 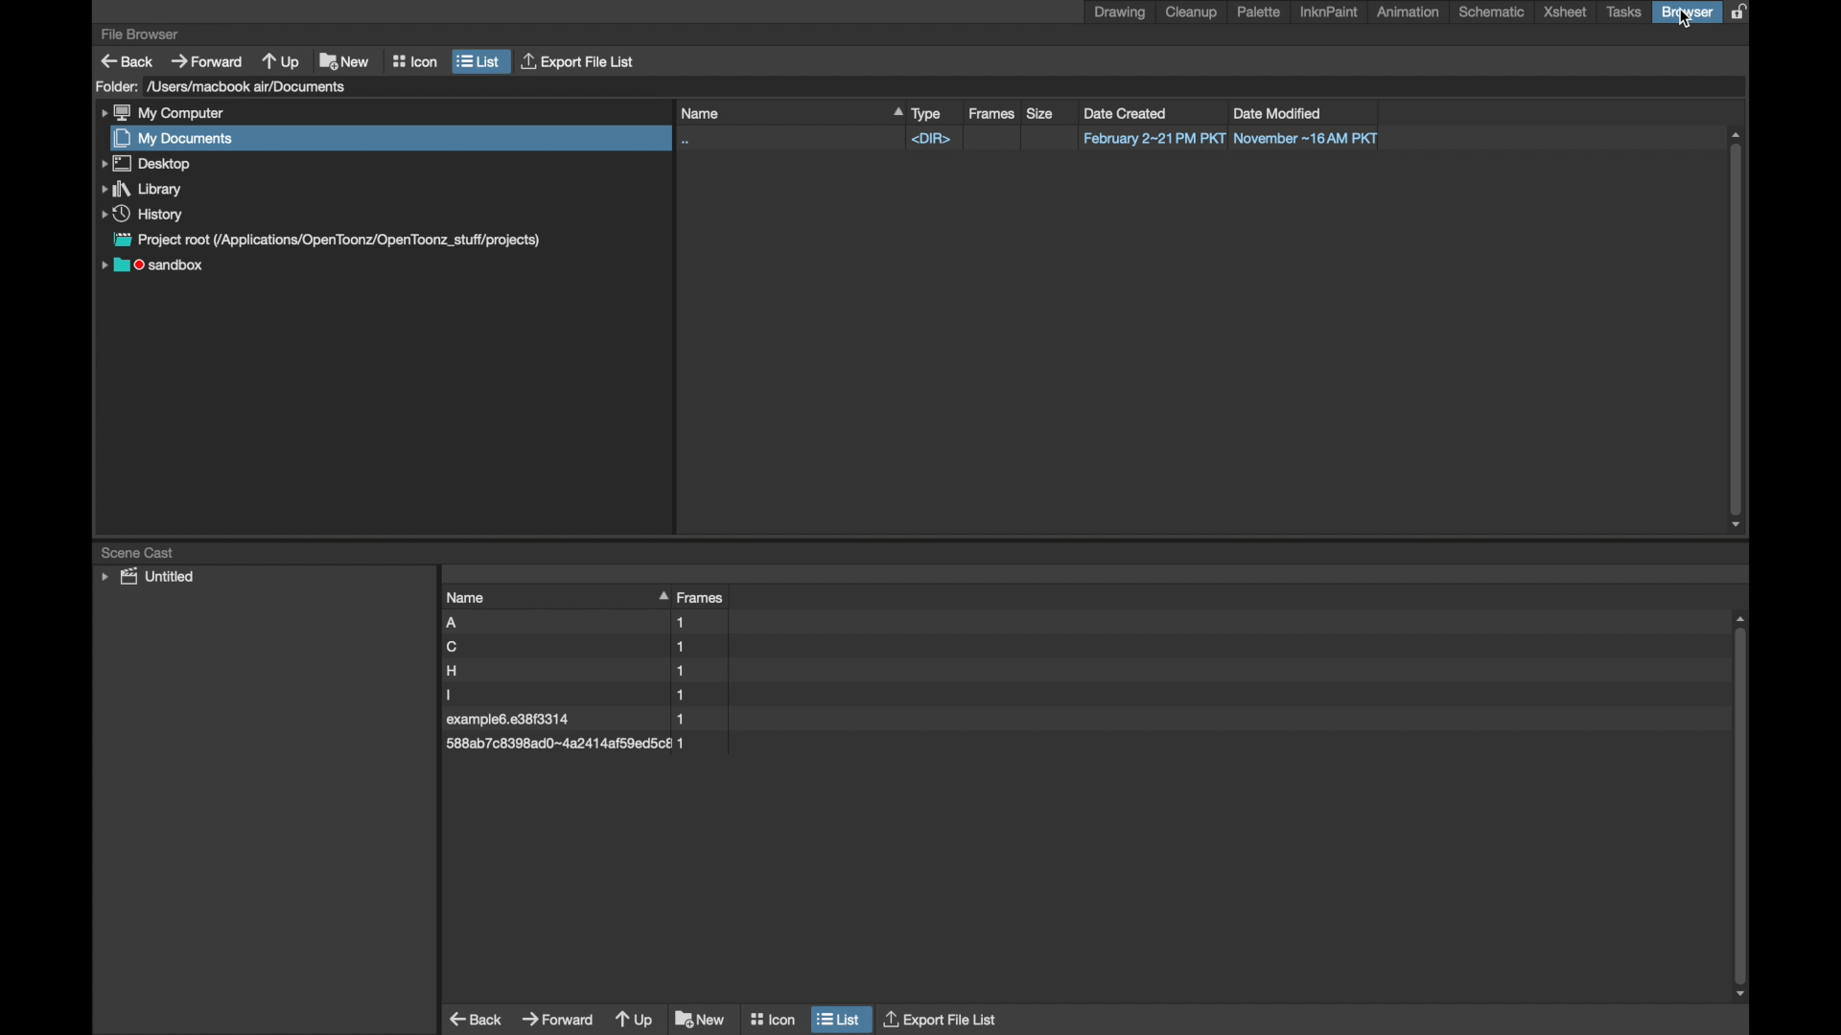 I want to click on frames, so click(x=705, y=598).